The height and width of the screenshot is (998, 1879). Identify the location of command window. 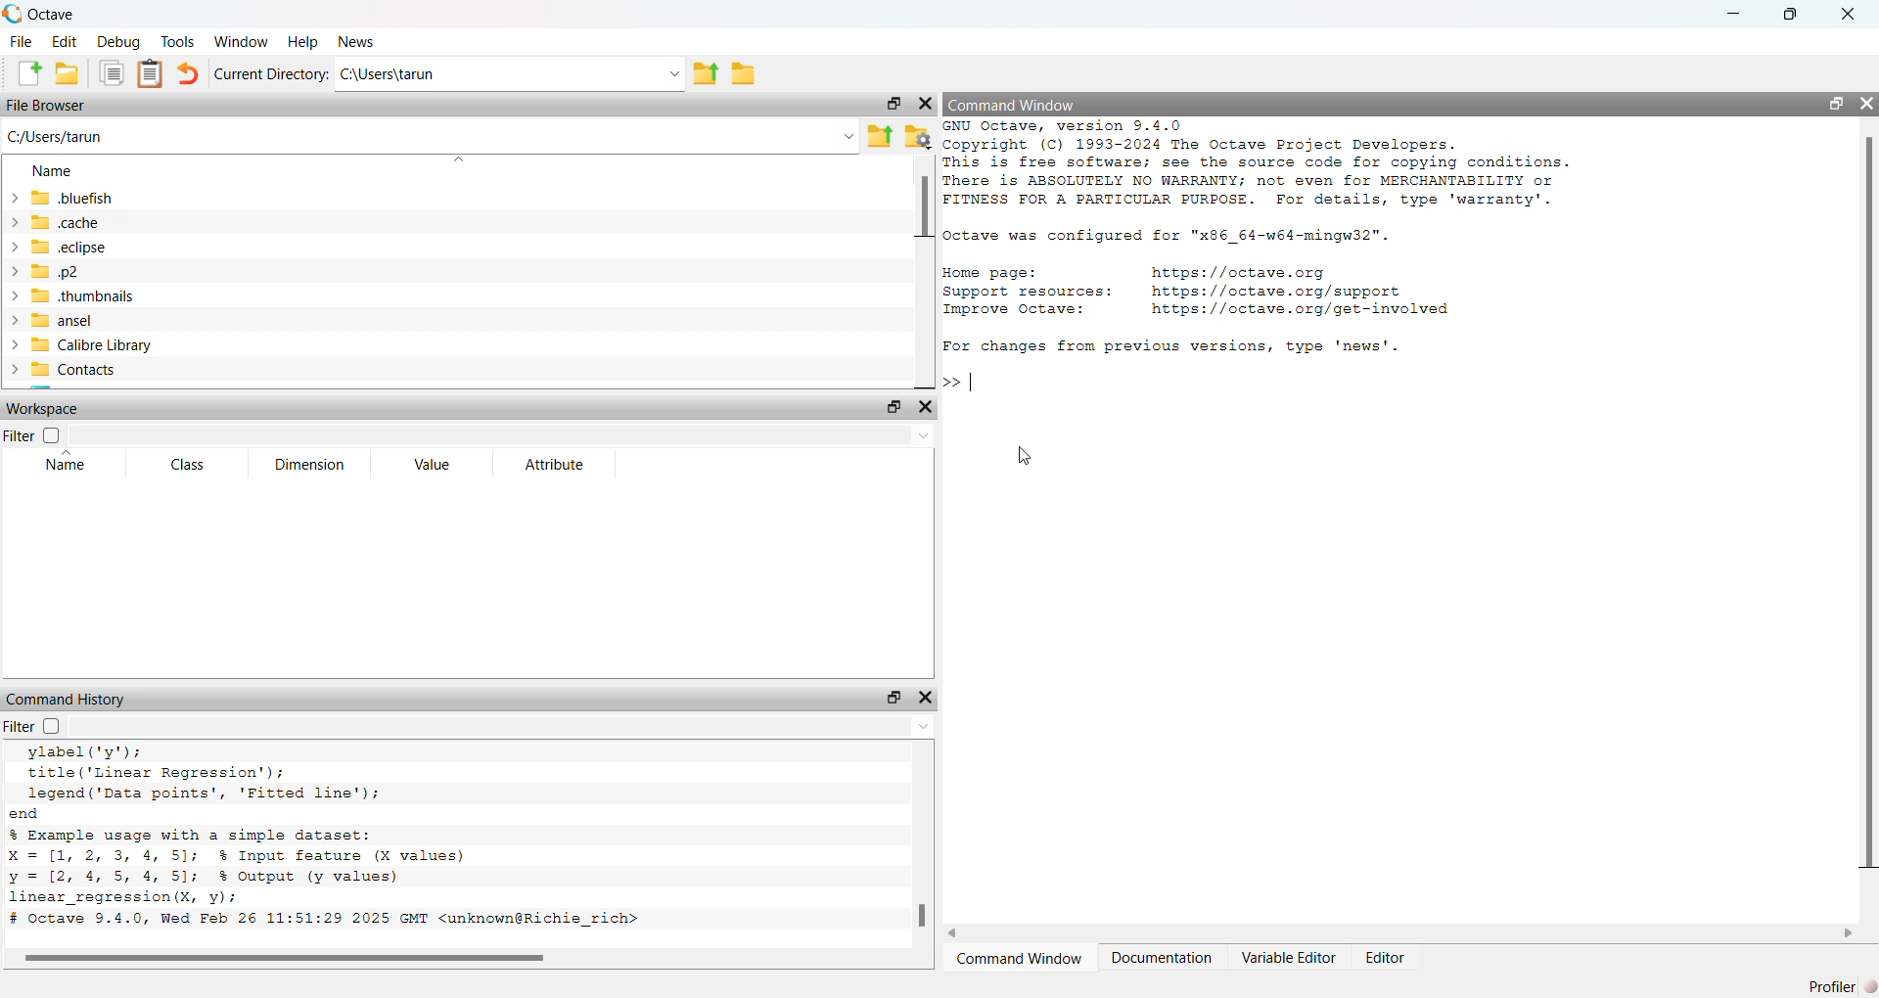
(1015, 105).